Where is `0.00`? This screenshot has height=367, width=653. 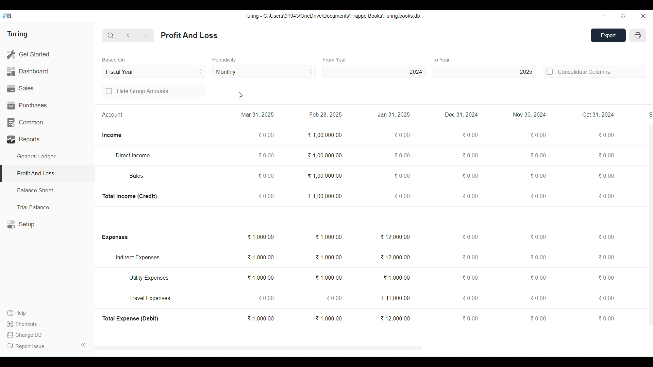
0.00 is located at coordinates (469, 237).